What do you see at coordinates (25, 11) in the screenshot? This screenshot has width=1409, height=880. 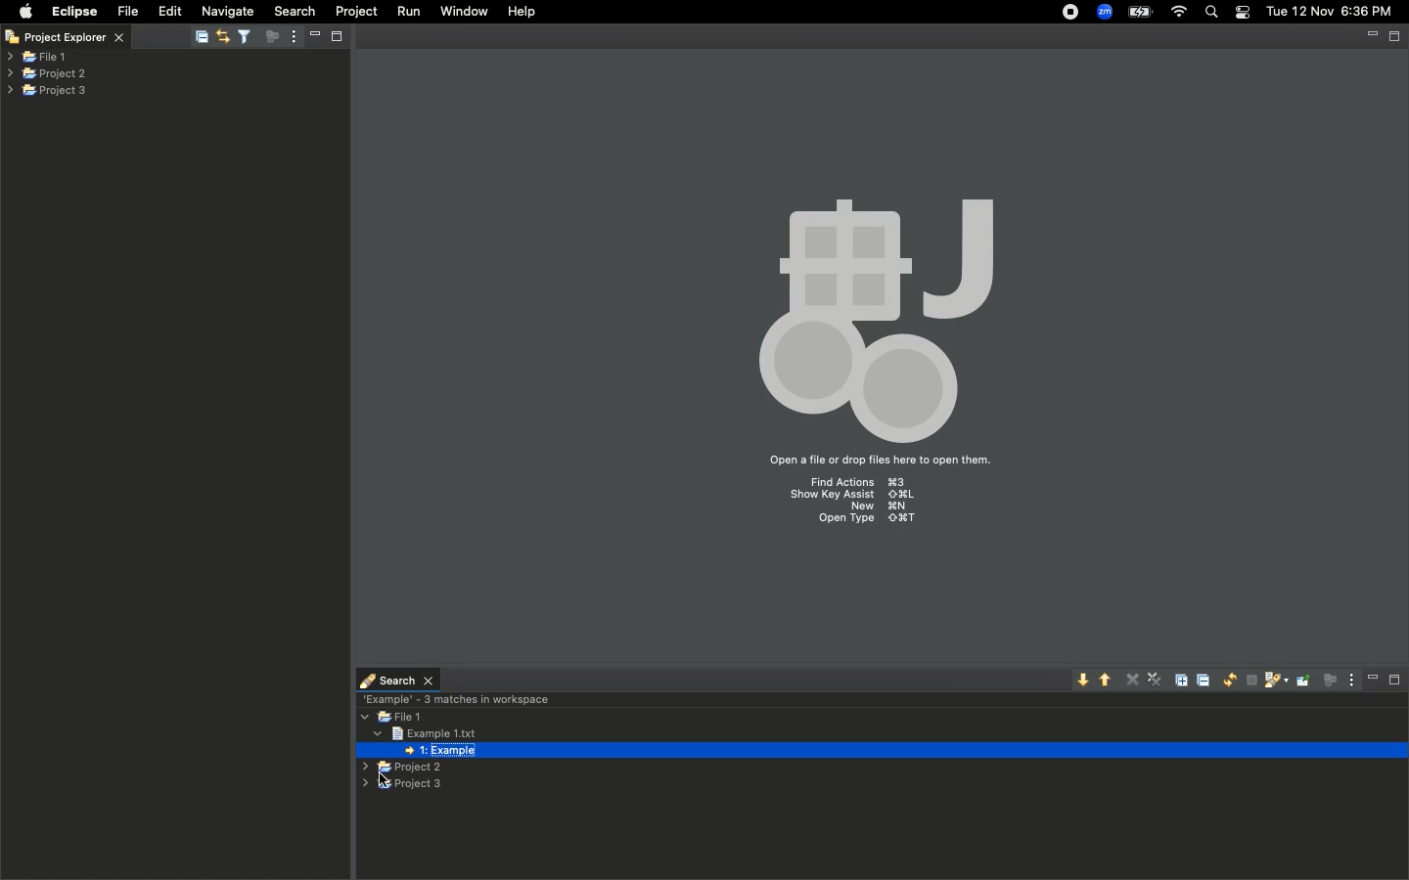 I see `Apple logo` at bounding box center [25, 11].